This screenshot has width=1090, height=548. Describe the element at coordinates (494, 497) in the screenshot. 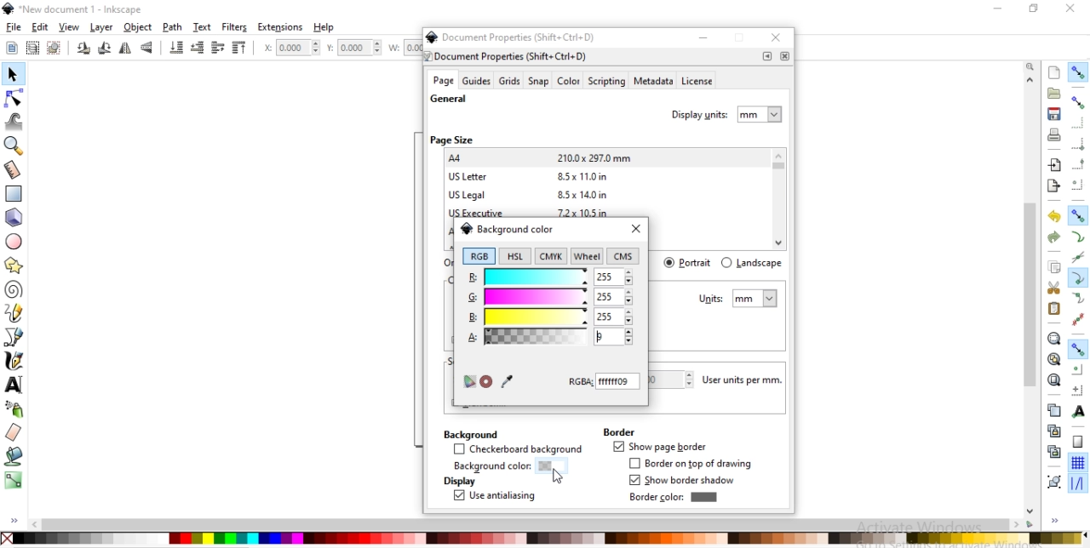

I see `use antiliasing` at that location.